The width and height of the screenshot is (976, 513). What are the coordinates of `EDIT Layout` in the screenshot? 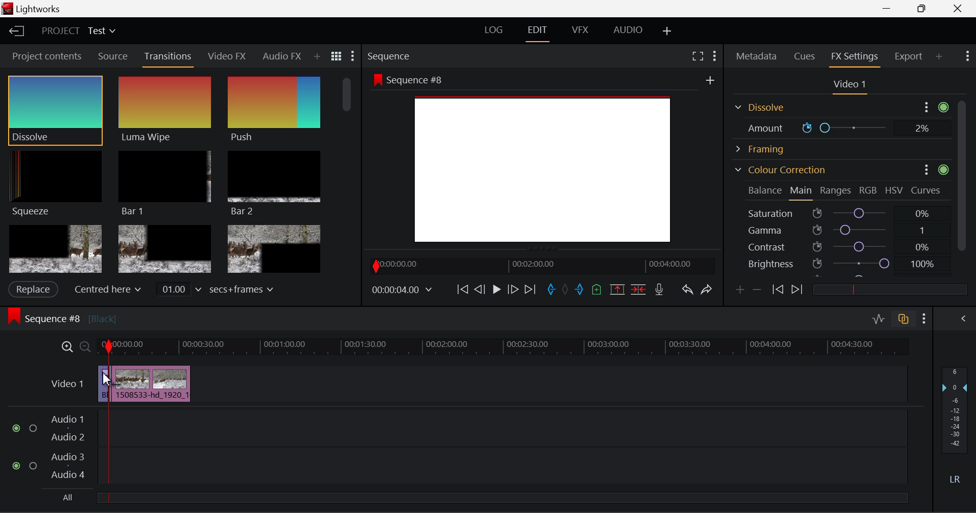 It's located at (539, 32).